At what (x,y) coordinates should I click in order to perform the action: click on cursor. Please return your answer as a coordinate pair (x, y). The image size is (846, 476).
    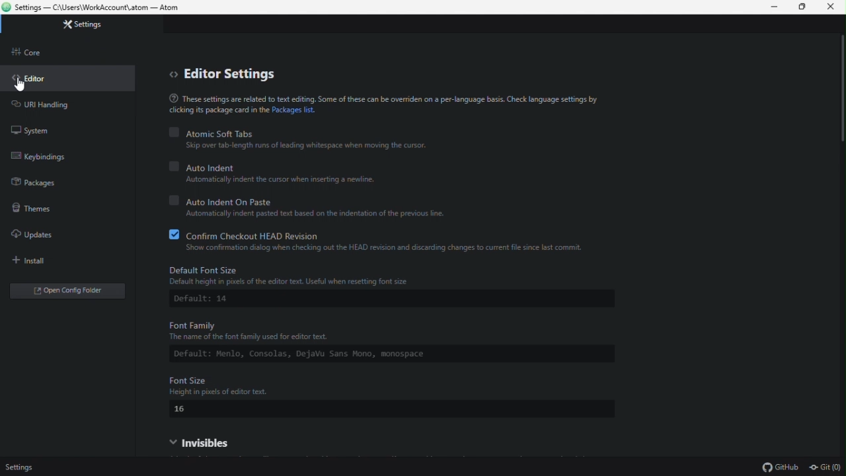
    Looking at the image, I should click on (22, 84).